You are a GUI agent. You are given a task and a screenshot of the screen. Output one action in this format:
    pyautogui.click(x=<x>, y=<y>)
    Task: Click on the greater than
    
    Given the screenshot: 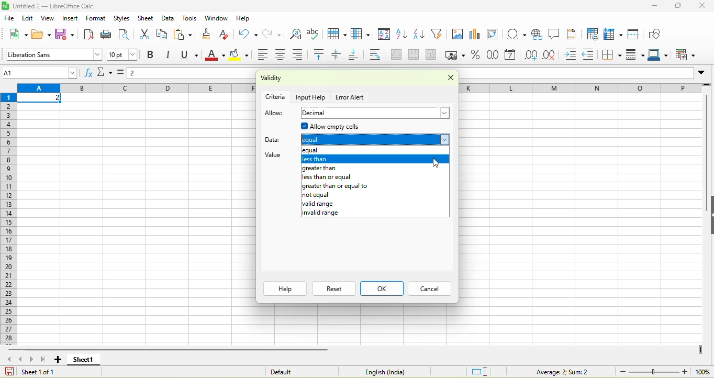 What is the action you would take?
    pyautogui.click(x=375, y=168)
    